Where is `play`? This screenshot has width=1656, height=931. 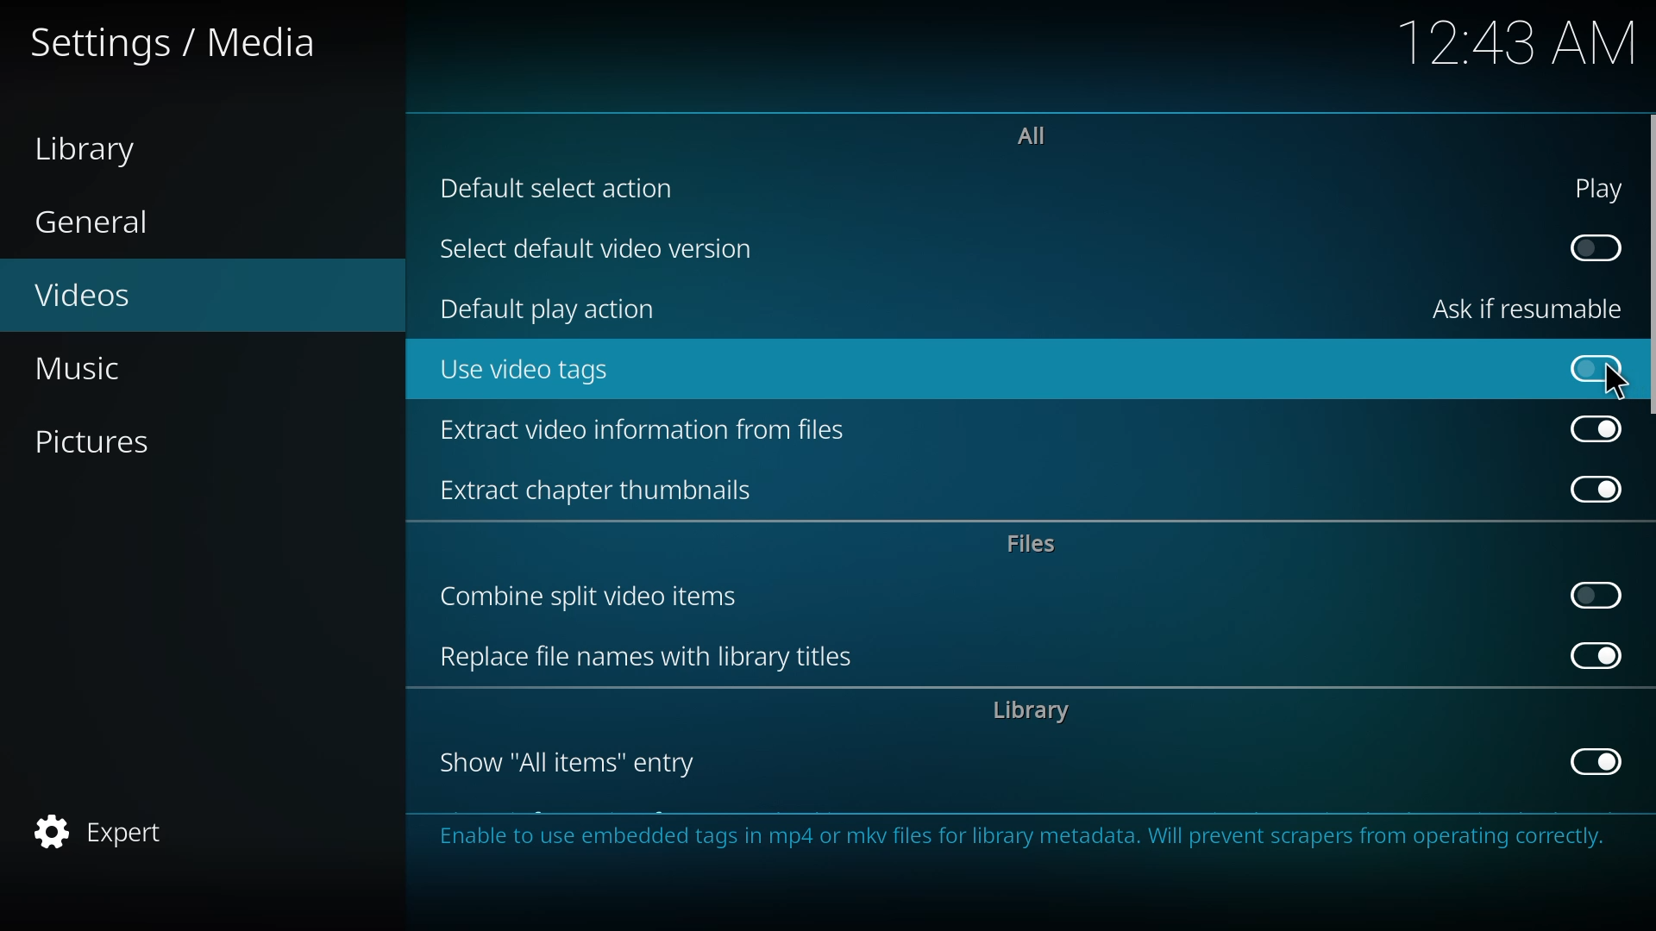 play is located at coordinates (1601, 188).